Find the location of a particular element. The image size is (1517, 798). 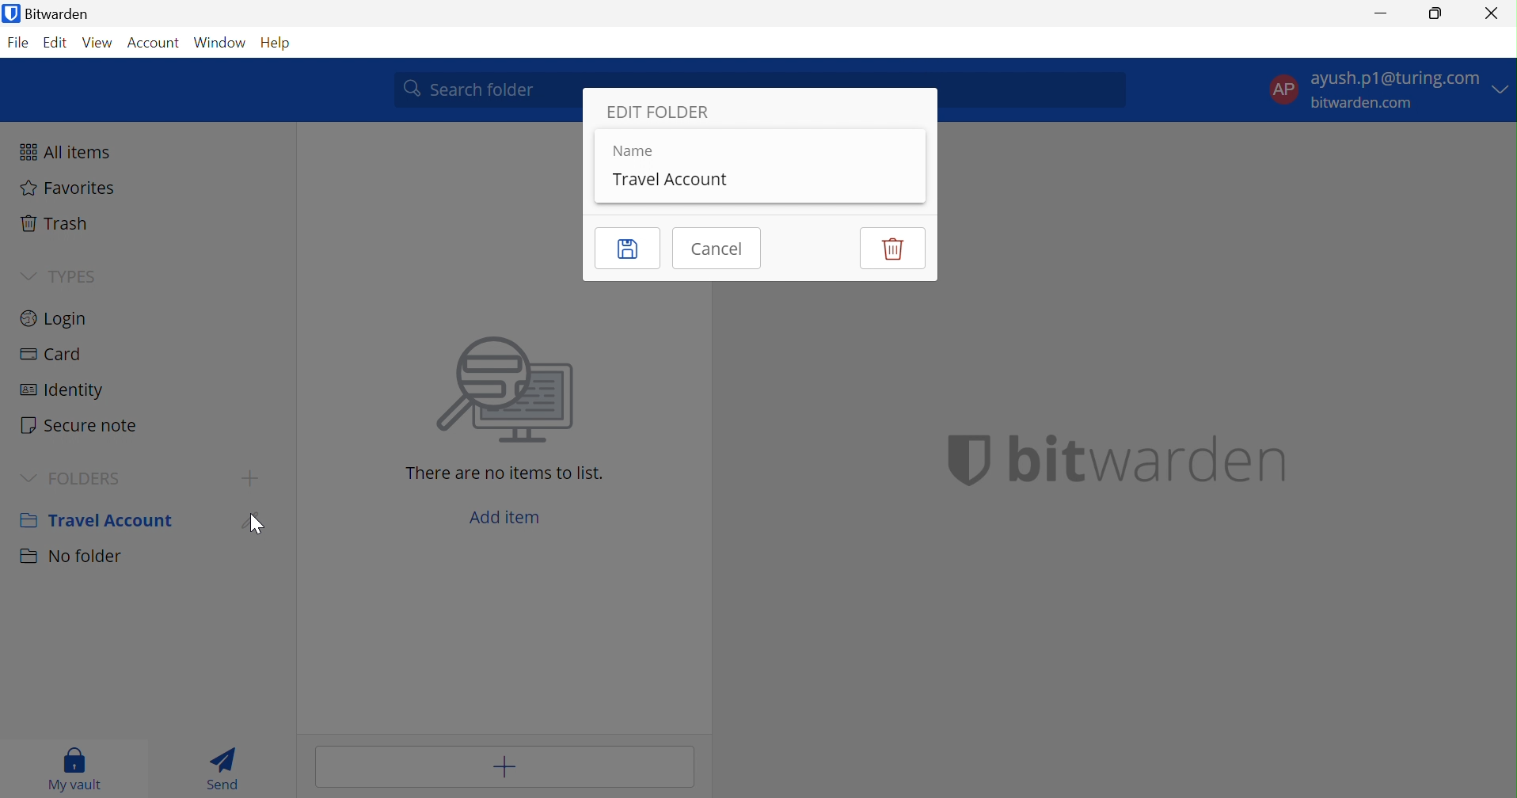

Add item is located at coordinates (508, 514).